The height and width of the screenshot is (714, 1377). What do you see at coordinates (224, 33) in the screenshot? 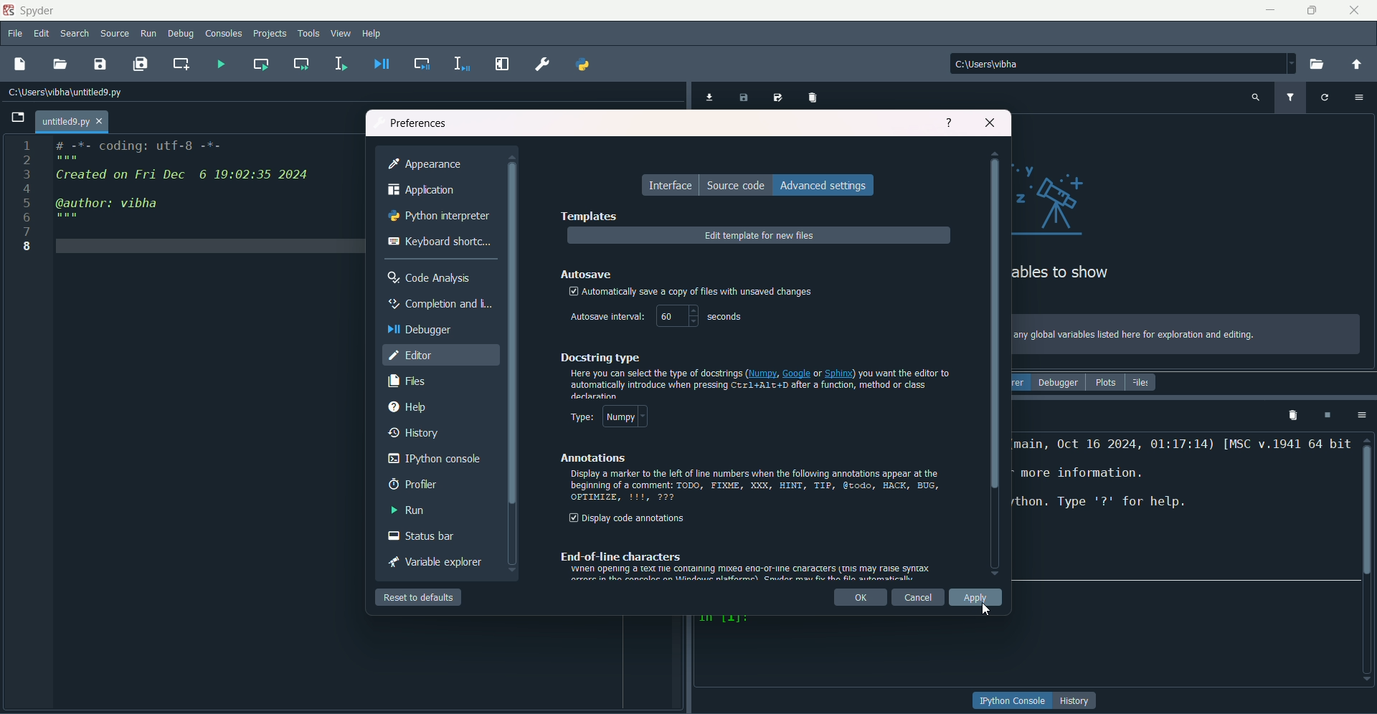
I see `consoles` at bounding box center [224, 33].